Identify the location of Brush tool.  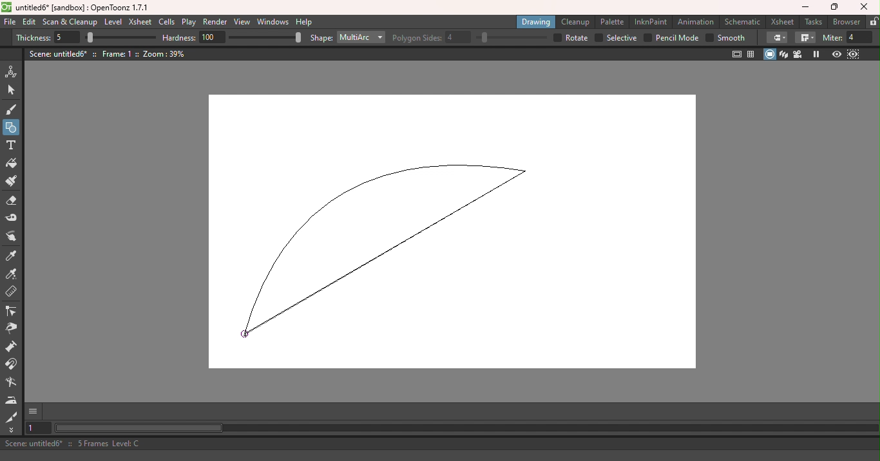
(12, 109).